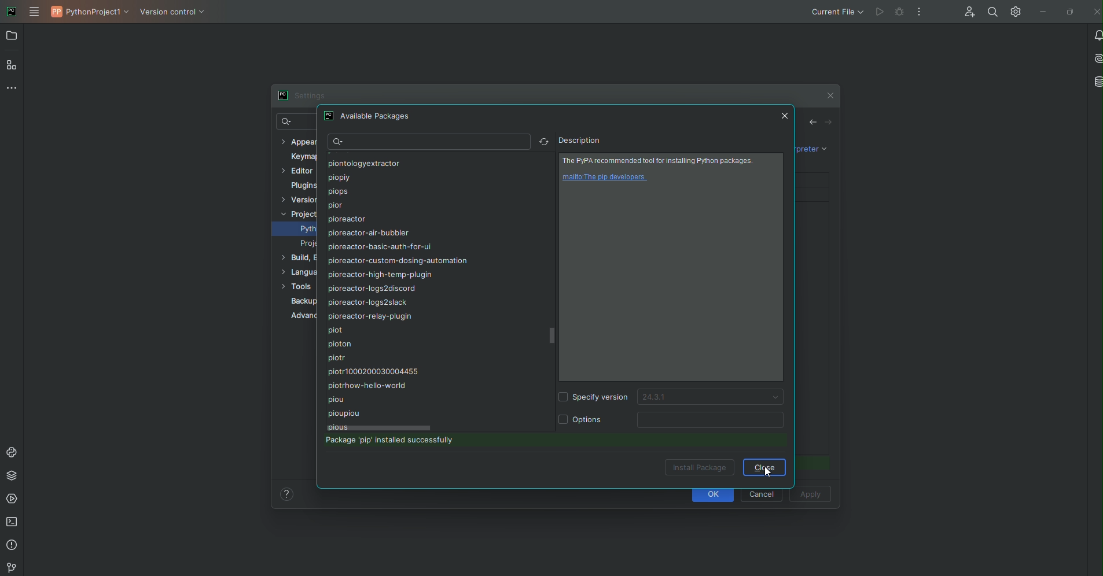 This screenshot has width=1103, height=576. I want to click on Recommended tool, so click(661, 160).